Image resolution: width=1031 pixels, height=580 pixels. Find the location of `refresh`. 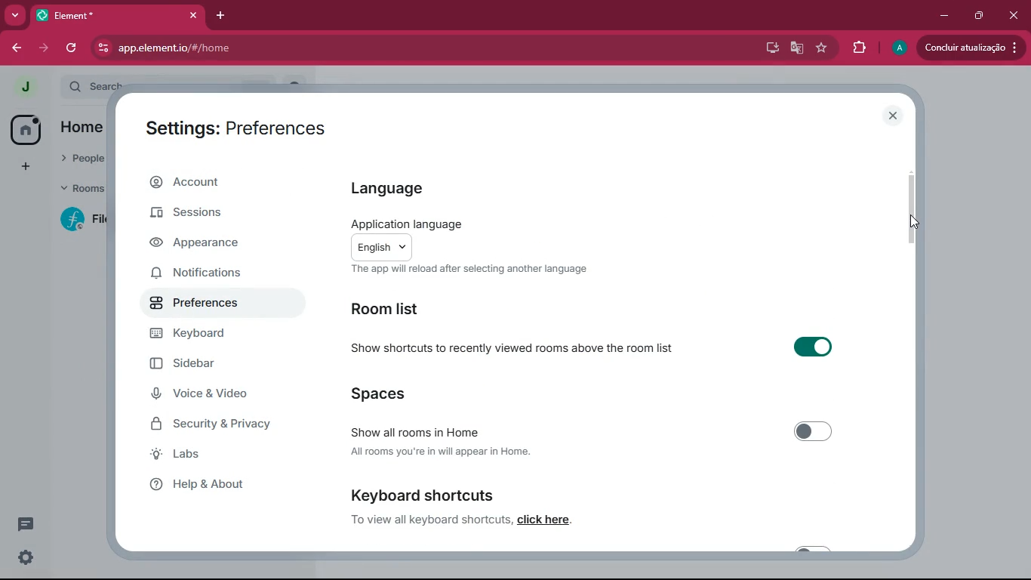

refresh is located at coordinates (72, 48).